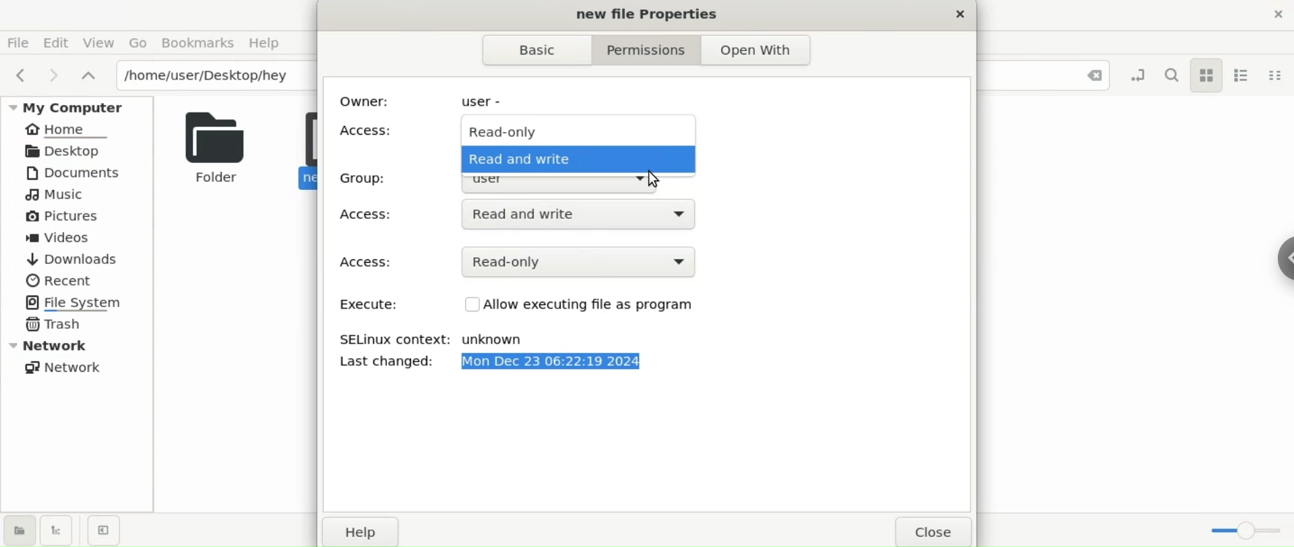 The width and height of the screenshot is (1294, 547). I want to click on Home, so click(69, 130).